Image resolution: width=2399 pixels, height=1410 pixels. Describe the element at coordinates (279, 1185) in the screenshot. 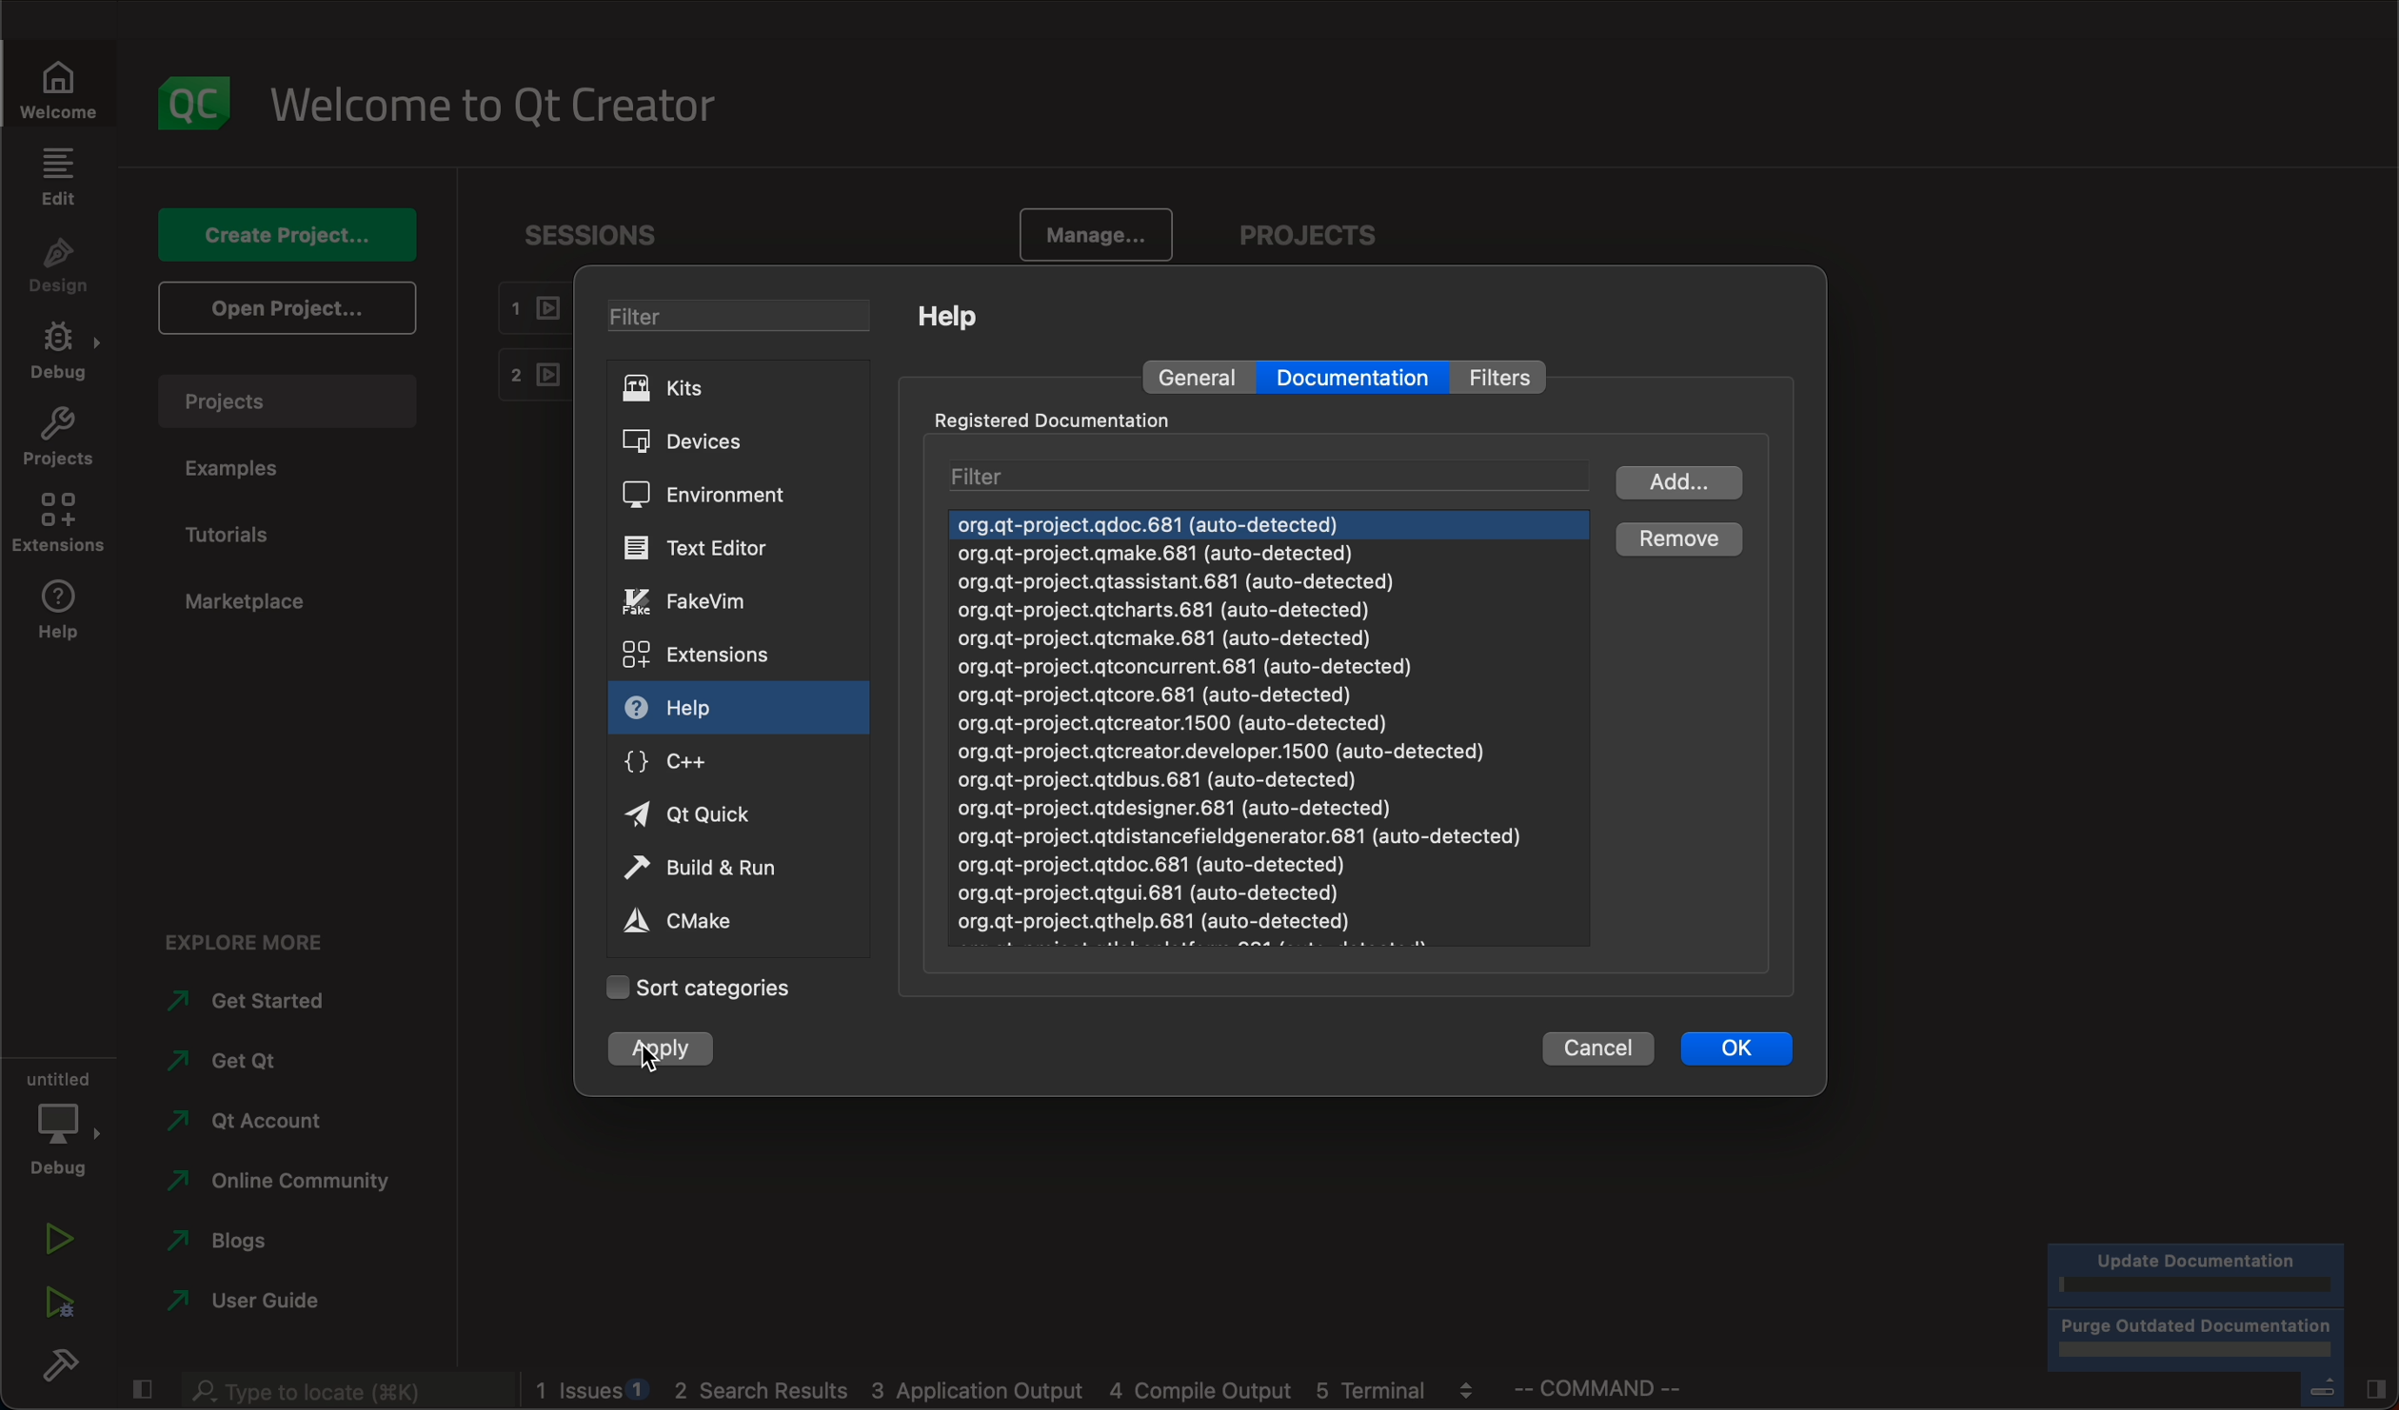

I see `community` at that location.